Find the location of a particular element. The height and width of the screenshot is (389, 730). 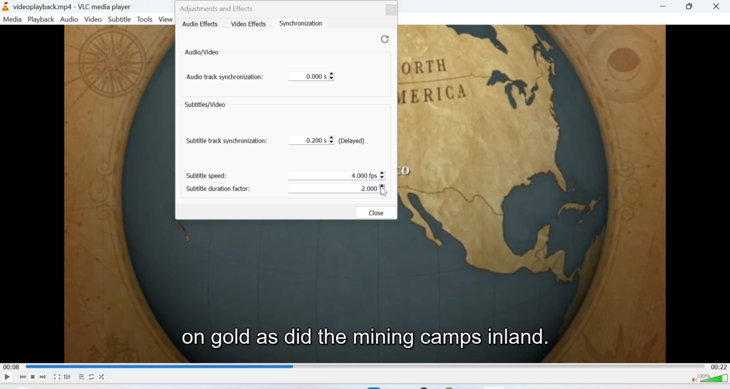

2.000 is located at coordinates (339, 189).